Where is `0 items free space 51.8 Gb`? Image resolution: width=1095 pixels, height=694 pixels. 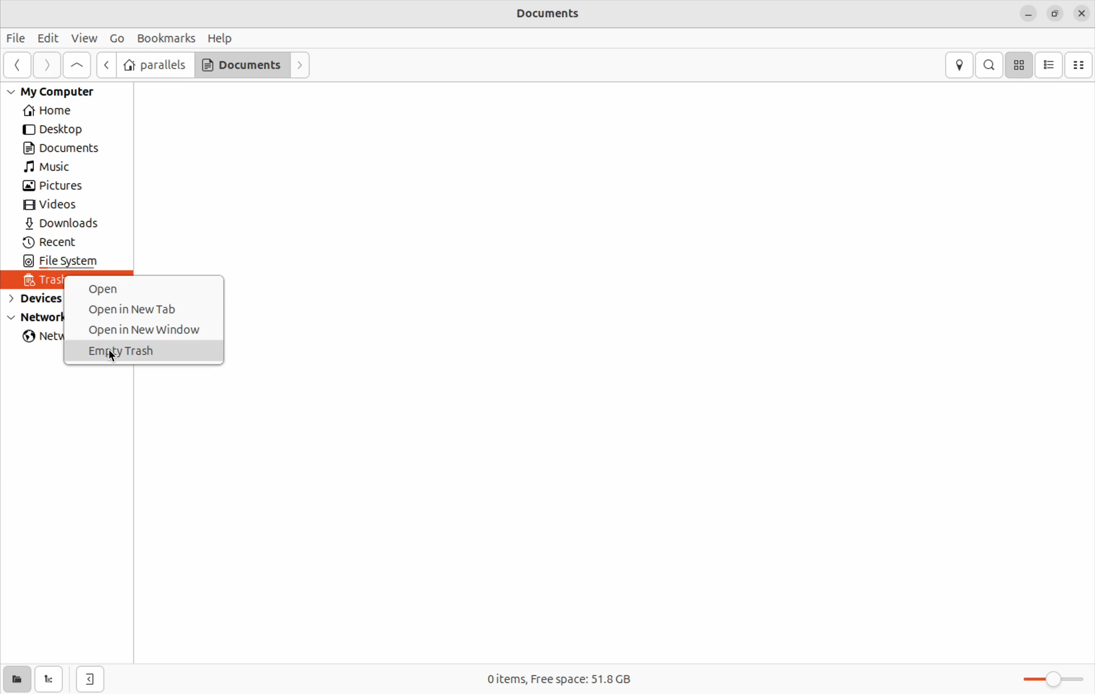
0 items free space 51.8 Gb is located at coordinates (556, 677).